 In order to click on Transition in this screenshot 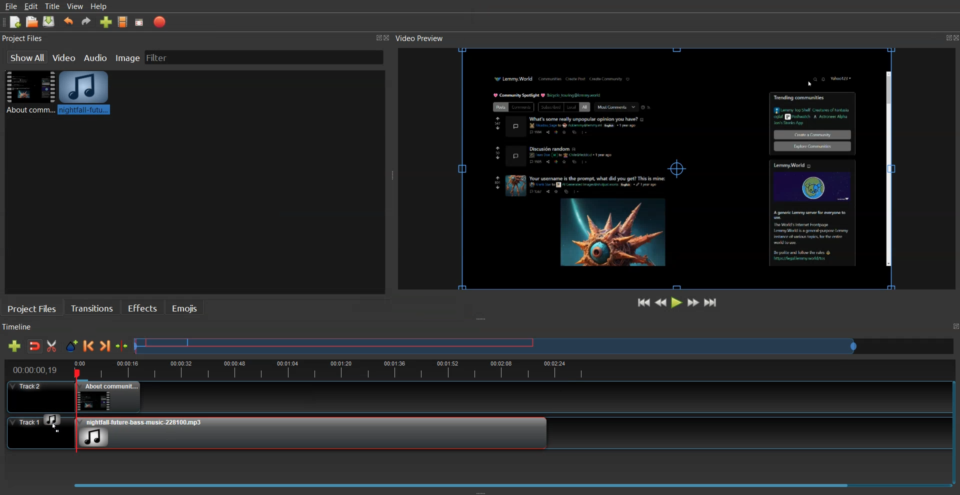, I will do `click(92, 307)`.